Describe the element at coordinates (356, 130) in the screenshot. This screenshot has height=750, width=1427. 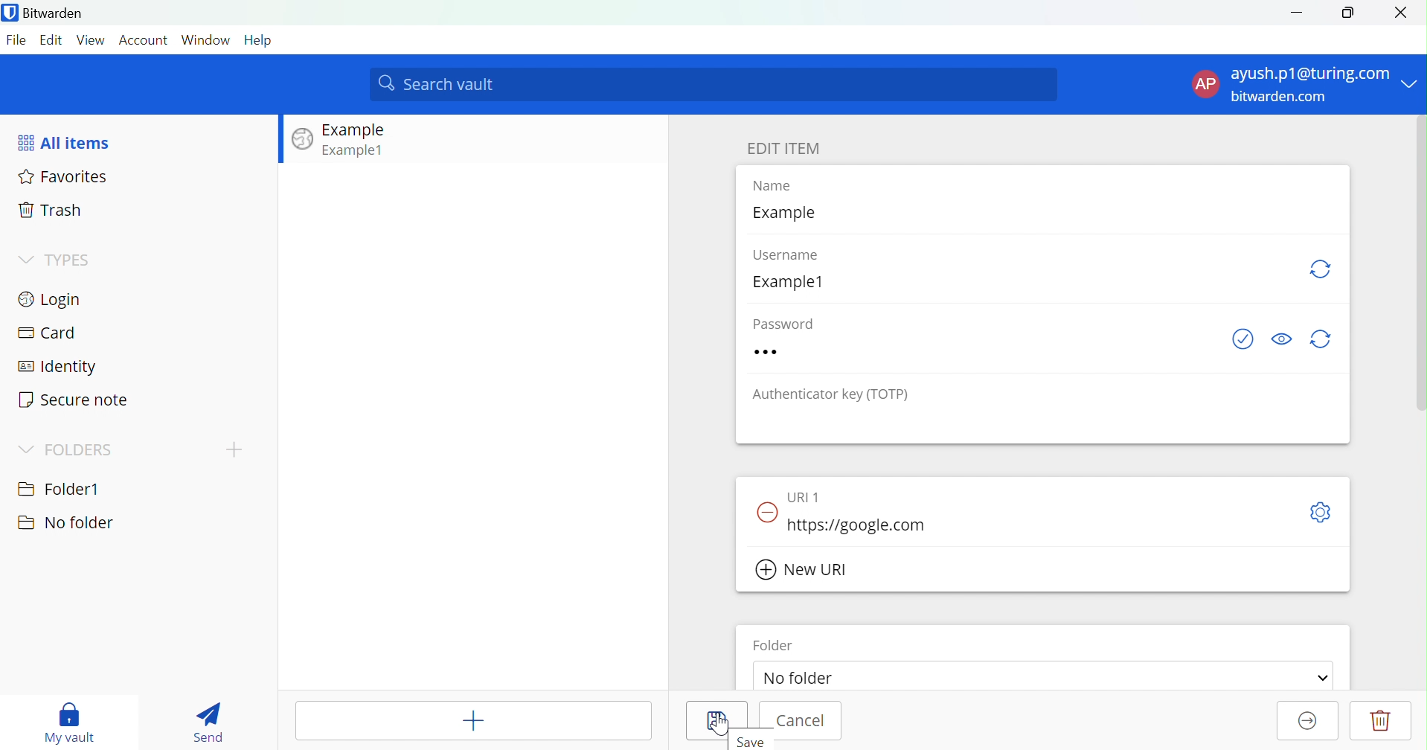
I see `Example` at that location.